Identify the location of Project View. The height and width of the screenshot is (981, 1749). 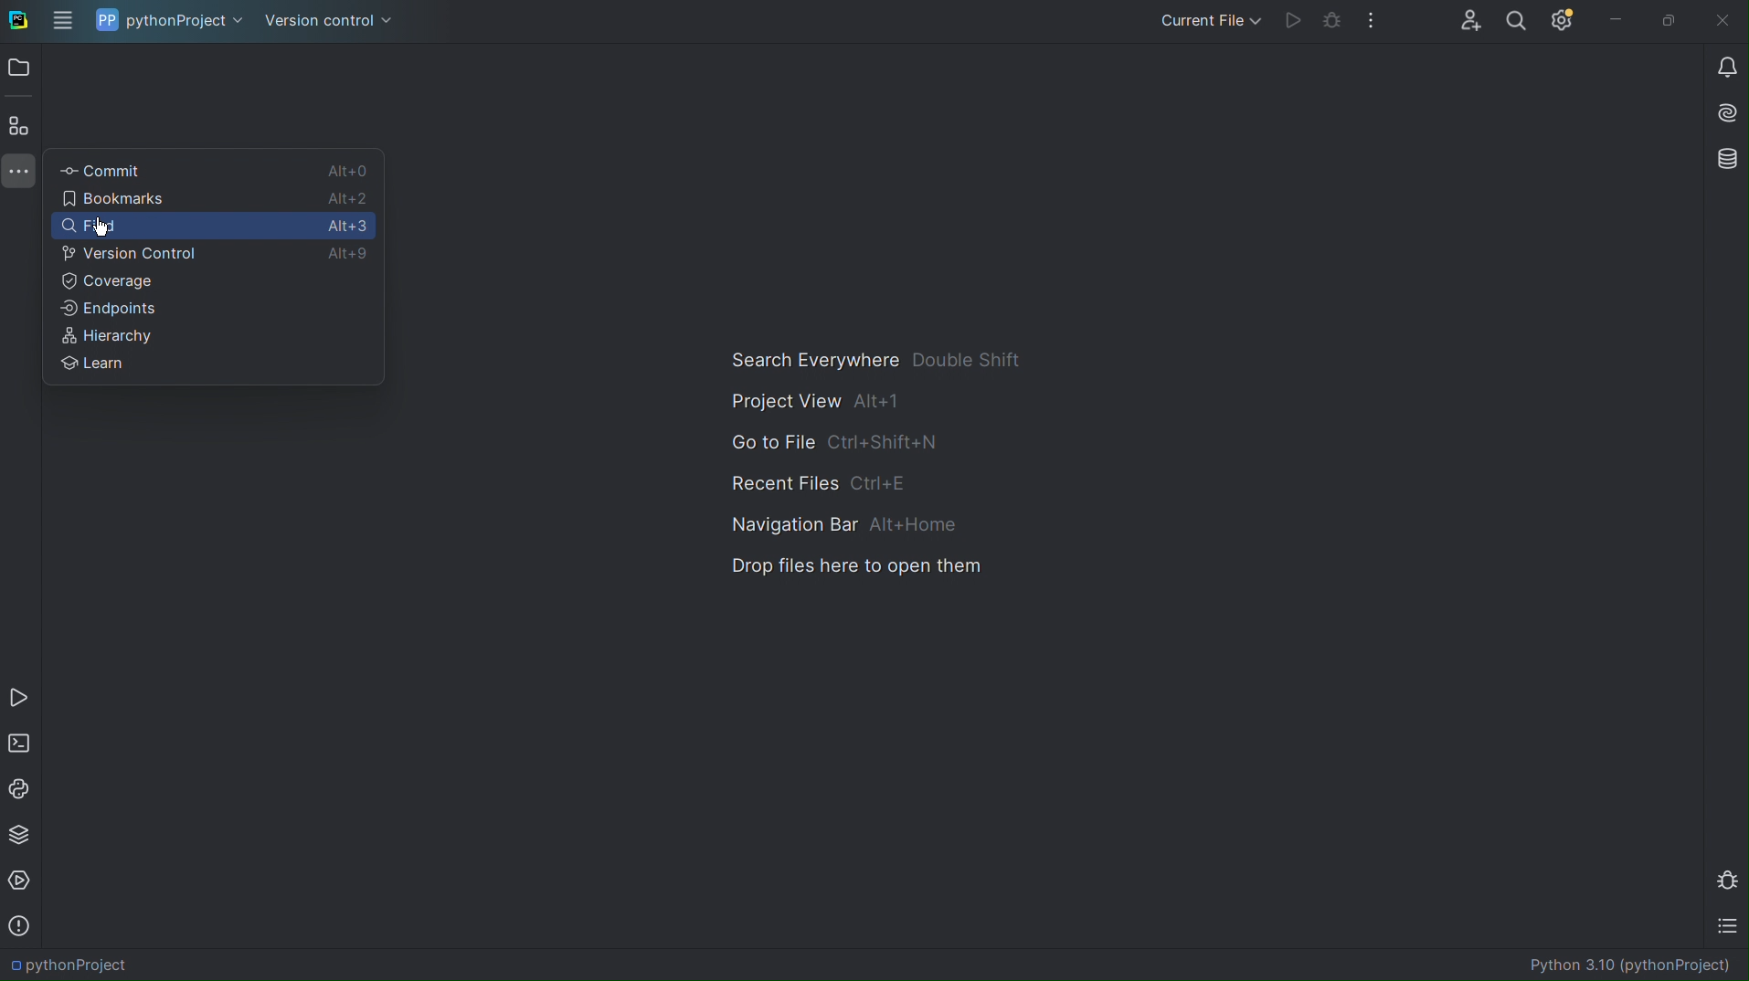
(814, 403).